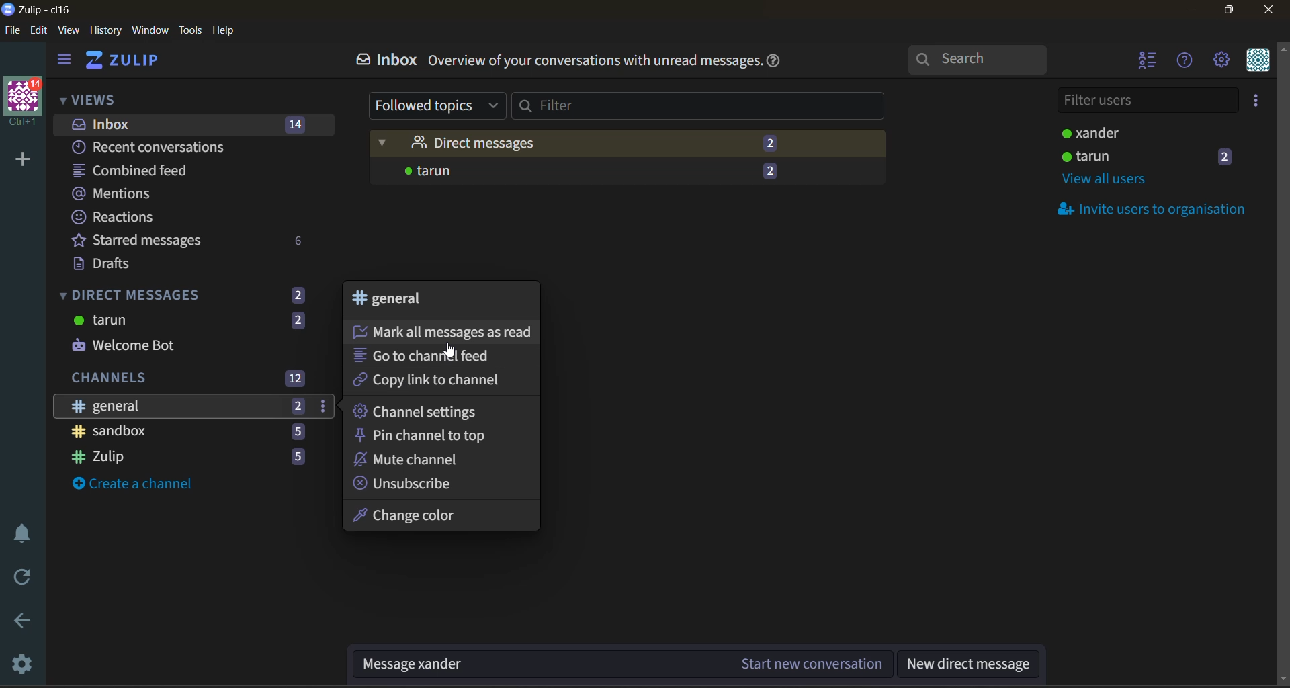 This screenshot has height=688, width=1290. Describe the element at coordinates (970, 665) in the screenshot. I see `new direct message` at that location.